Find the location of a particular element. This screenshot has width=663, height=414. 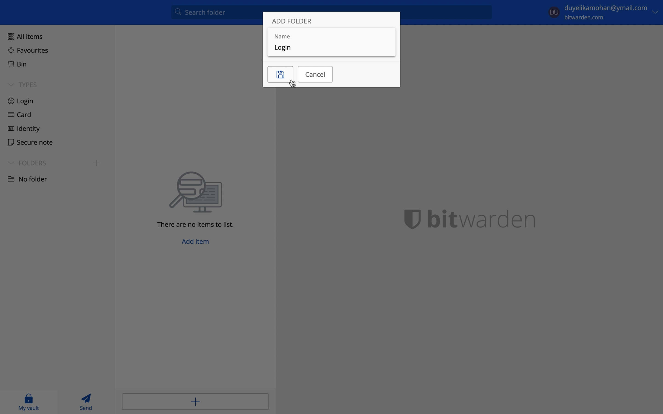

bitwarden is located at coordinates (476, 218).